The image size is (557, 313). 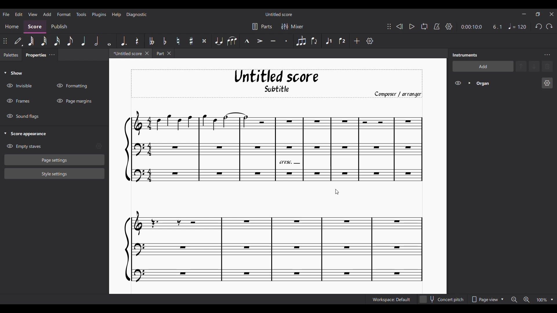 What do you see at coordinates (74, 101) in the screenshot?
I see `Hide Page margins` at bounding box center [74, 101].